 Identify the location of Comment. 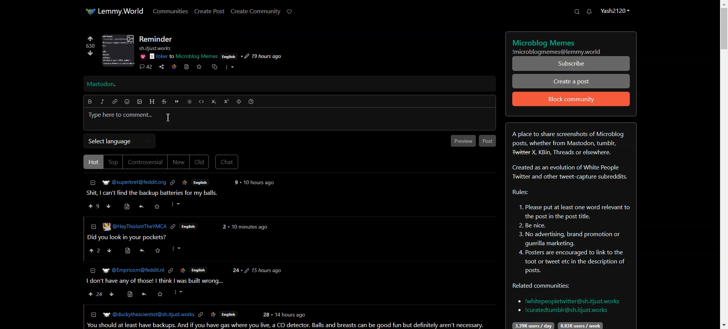
(146, 67).